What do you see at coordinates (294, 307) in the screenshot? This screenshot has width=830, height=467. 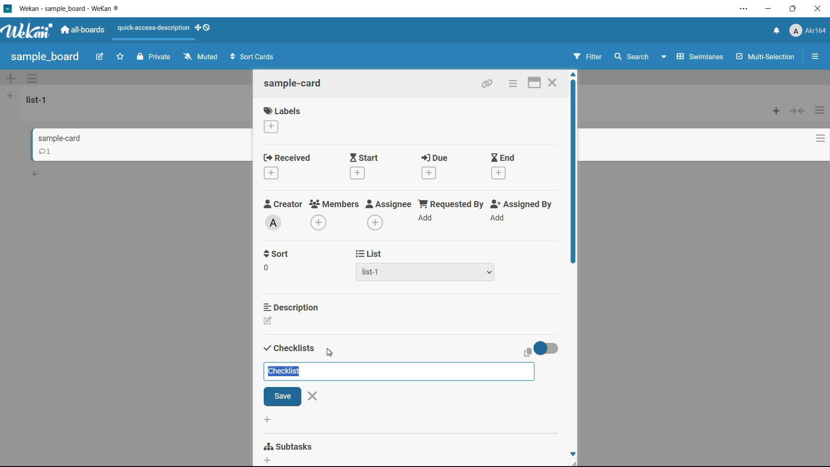 I see `description` at bounding box center [294, 307].